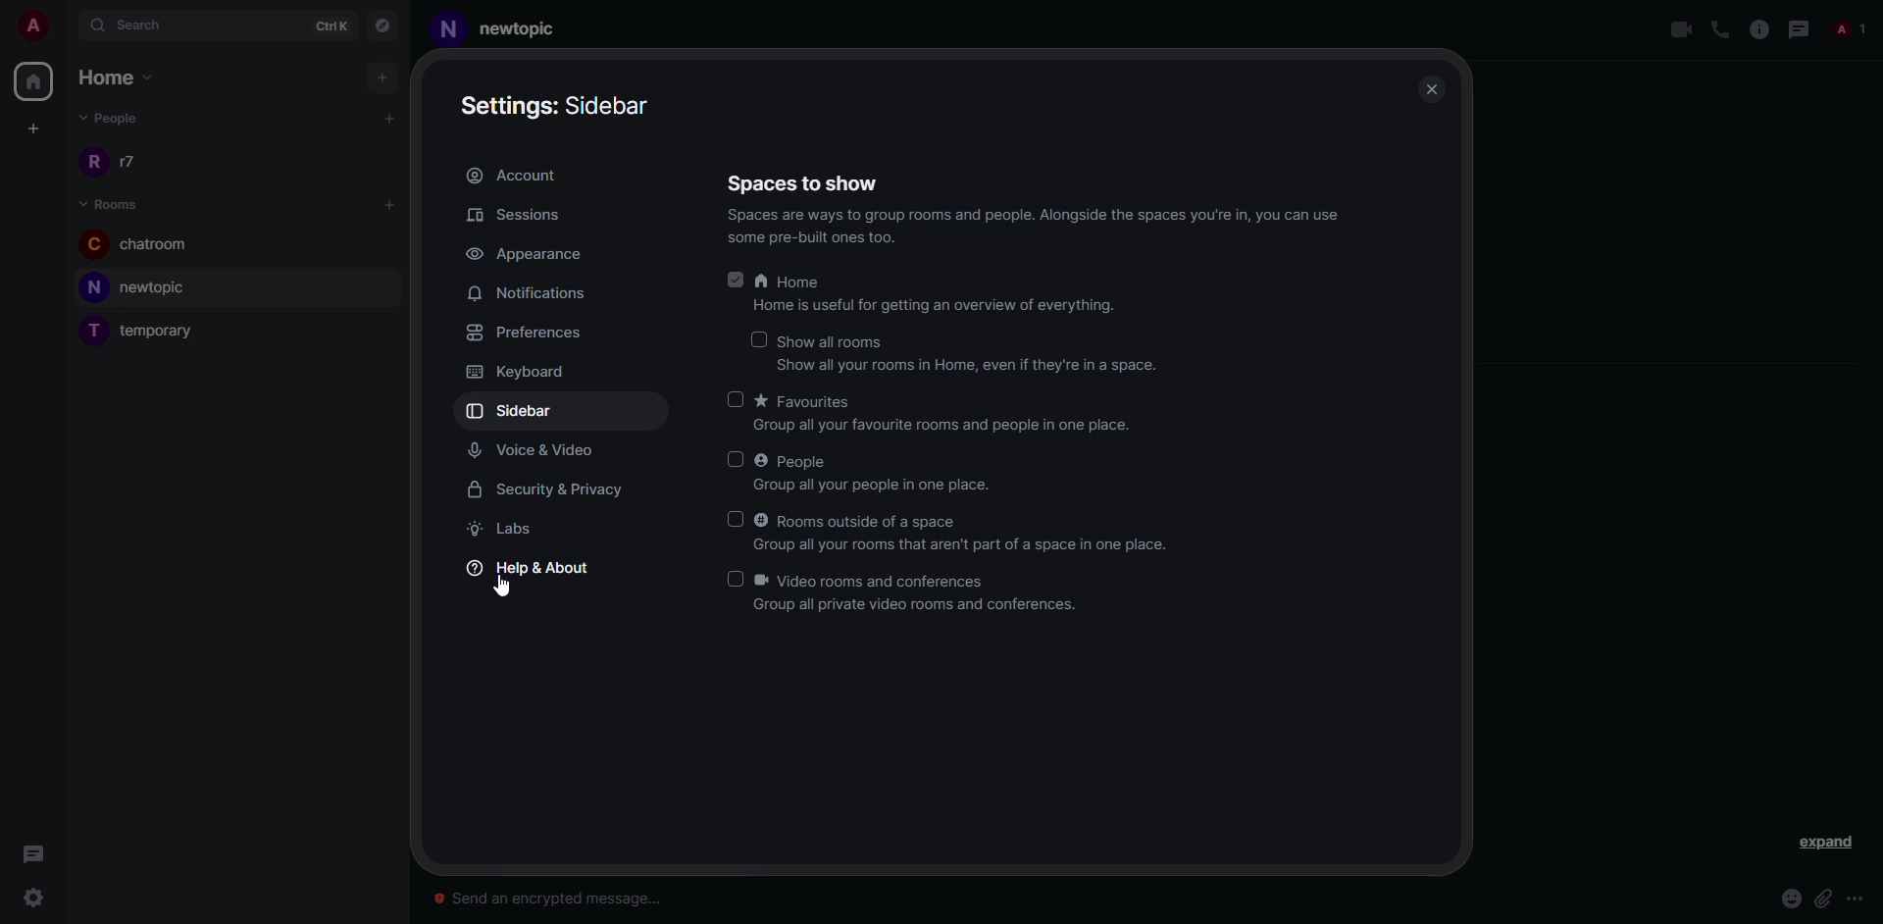  I want to click on info, so click(1049, 227).